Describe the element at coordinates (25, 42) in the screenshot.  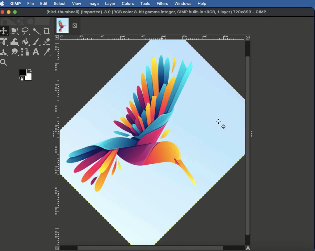
I see `Fill color` at that location.